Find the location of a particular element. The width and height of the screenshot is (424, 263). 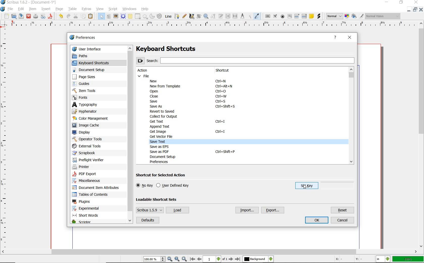

restore is located at coordinates (402, 2).